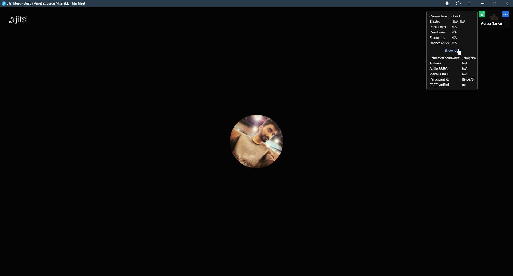 The width and height of the screenshot is (513, 276). Describe the element at coordinates (440, 74) in the screenshot. I see `video ssrc` at that location.